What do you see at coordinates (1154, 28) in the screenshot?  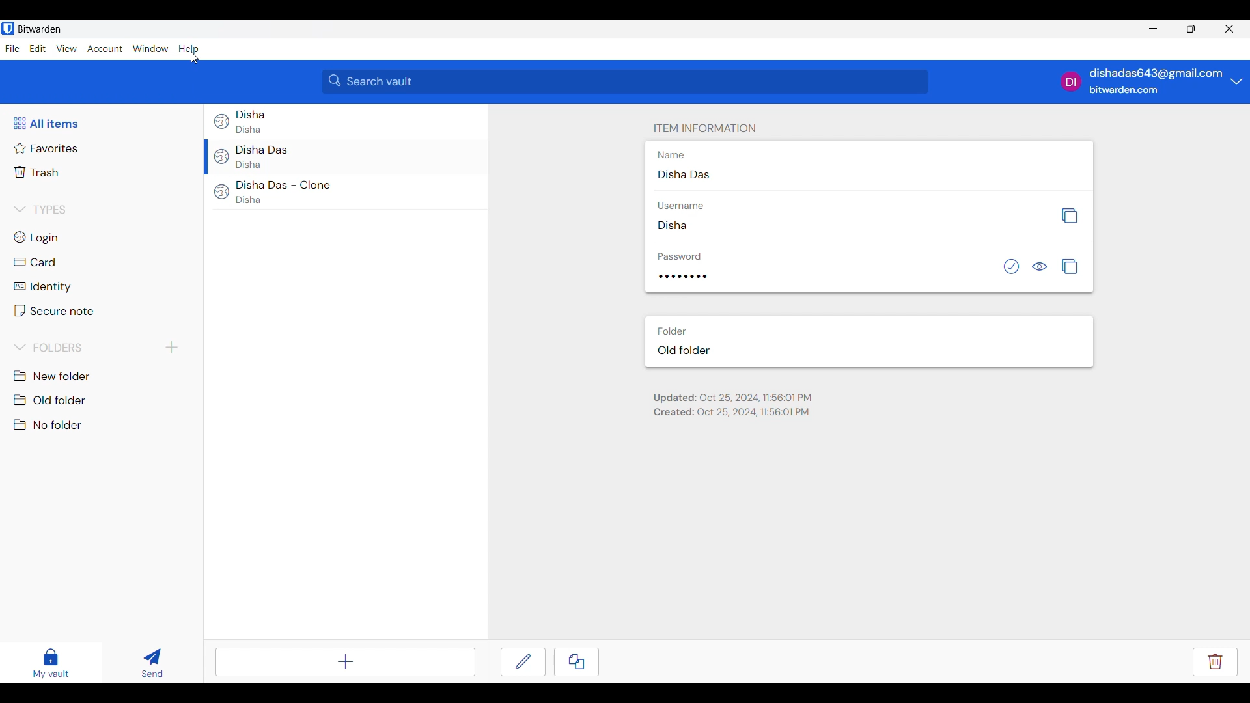 I see `Minimize` at bounding box center [1154, 28].